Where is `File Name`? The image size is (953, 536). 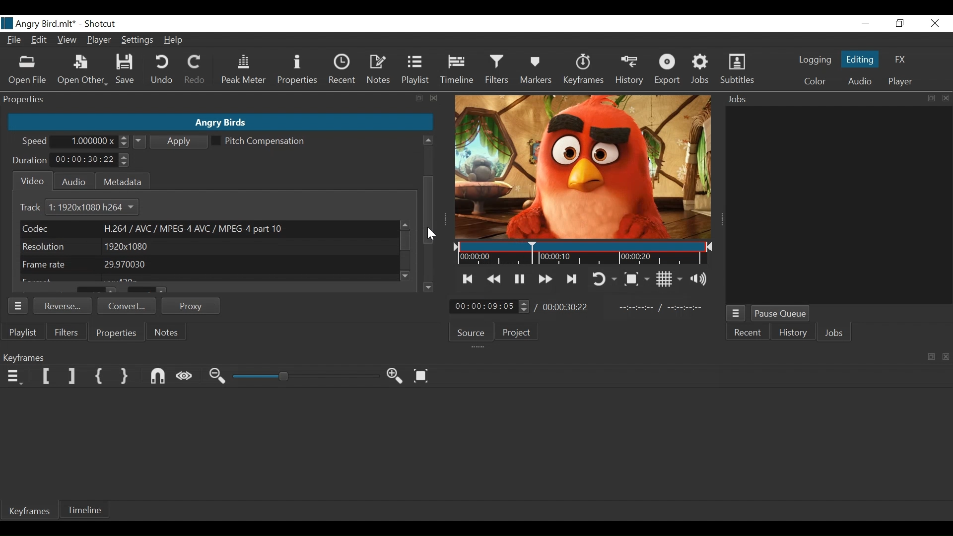 File Name is located at coordinates (39, 23).